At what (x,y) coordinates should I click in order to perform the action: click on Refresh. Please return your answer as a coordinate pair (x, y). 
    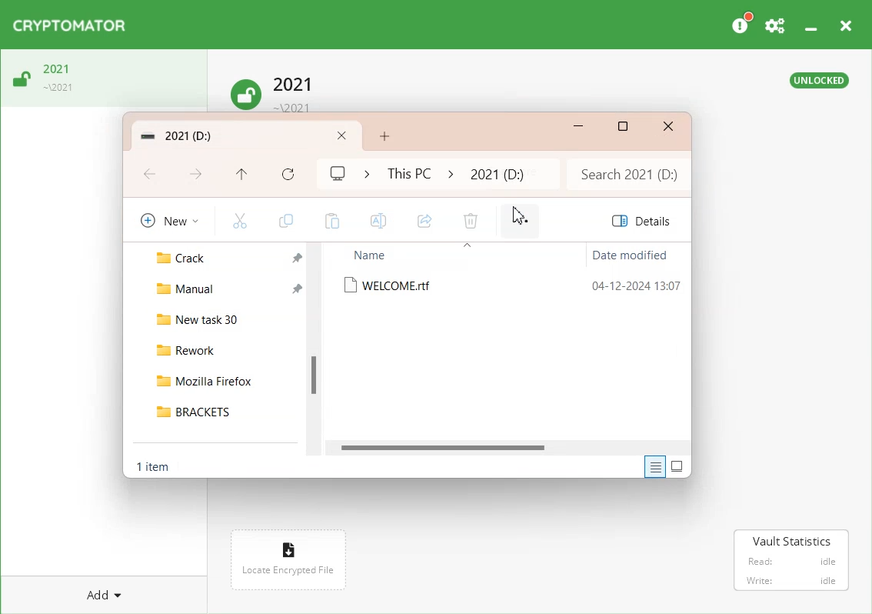
    Looking at the image, I should click on (288, 174).